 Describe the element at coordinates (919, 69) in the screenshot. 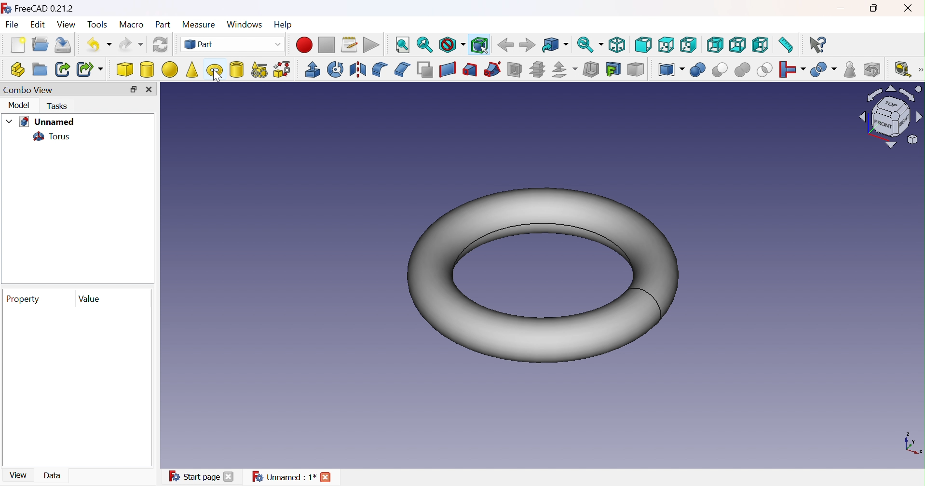

I see `[Measure]` at that location.